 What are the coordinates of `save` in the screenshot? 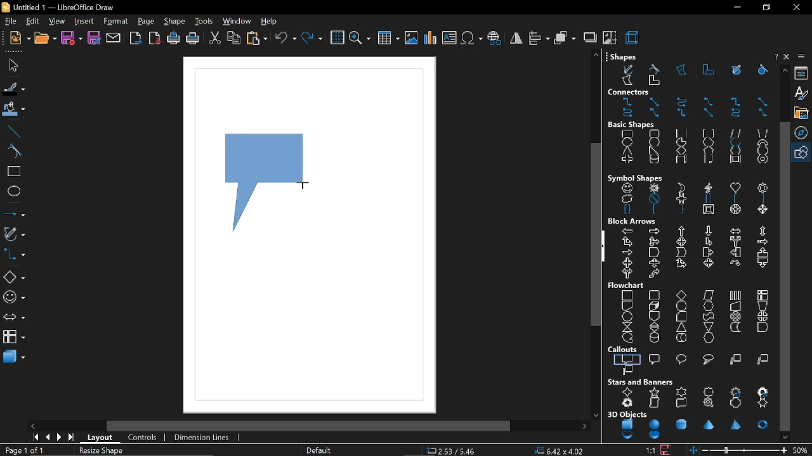 It's located at (666, 450).